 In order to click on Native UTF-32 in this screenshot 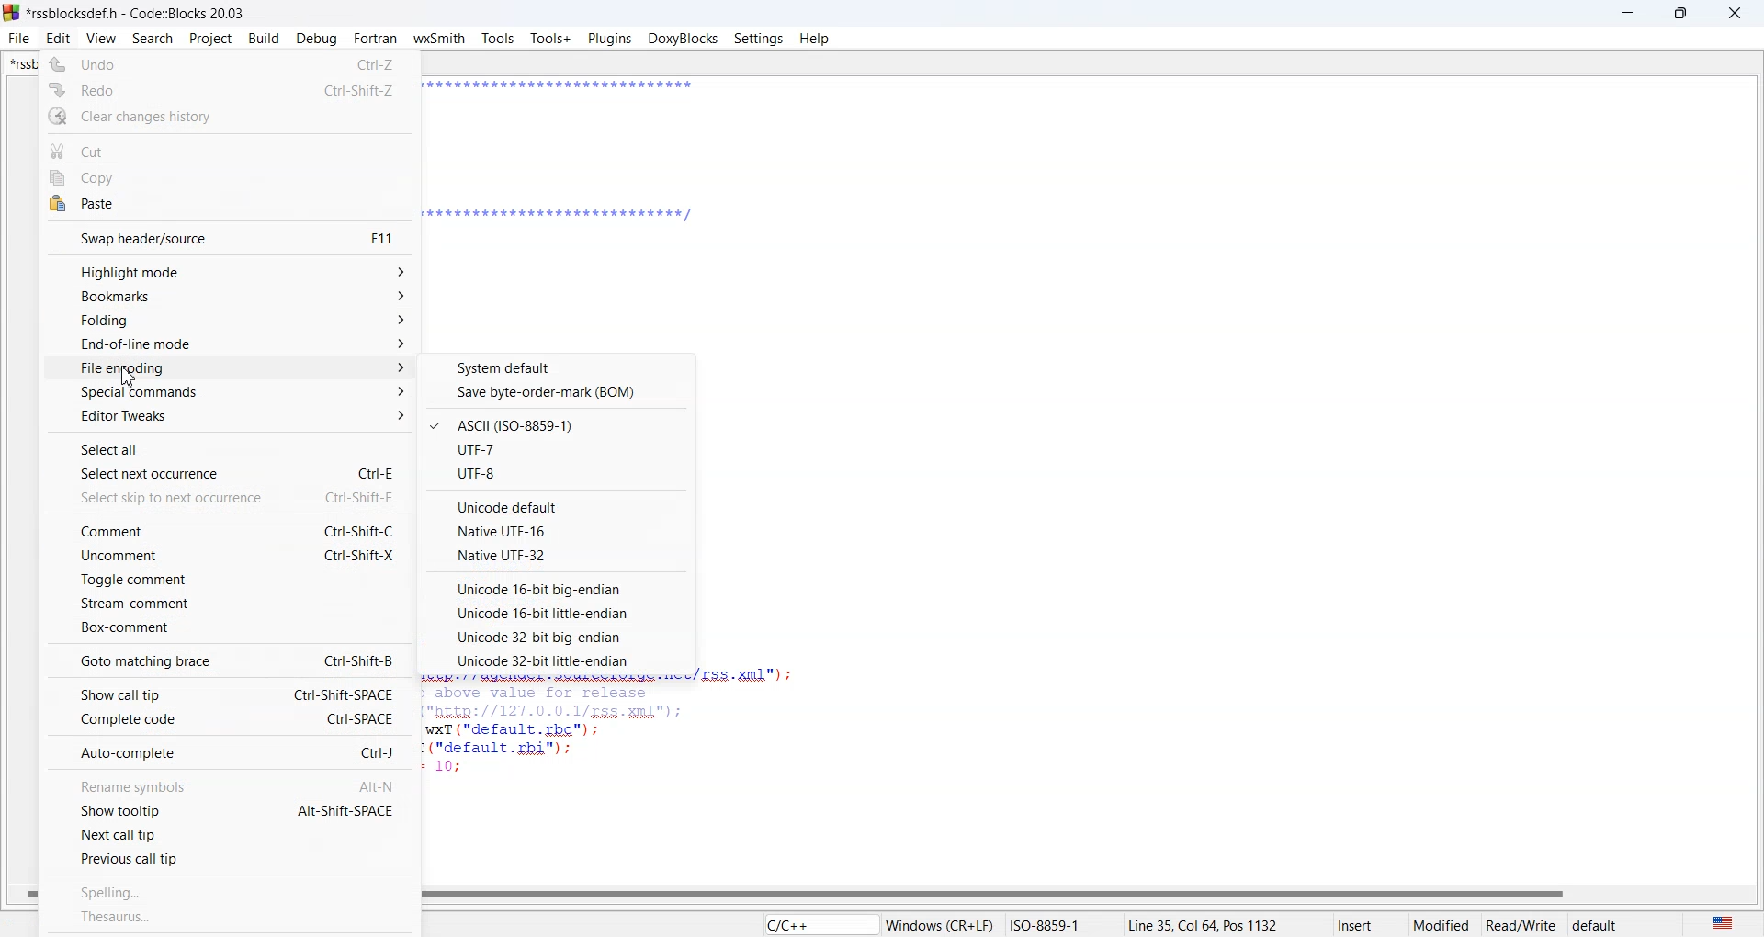, I will do `click(557, 556)`.